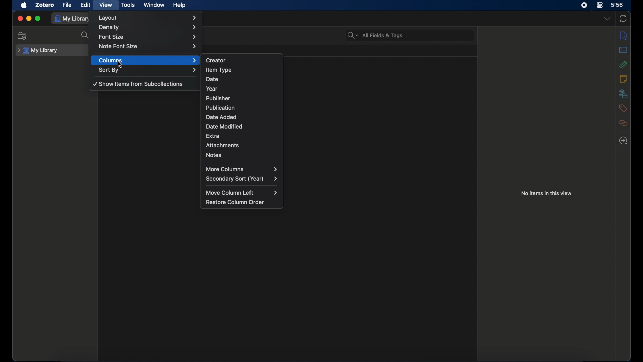 The width and height of the screenshot is (643, 362). Describe the element at coordinates (241, 169) in the screenshot. I see `more columns` at that location.